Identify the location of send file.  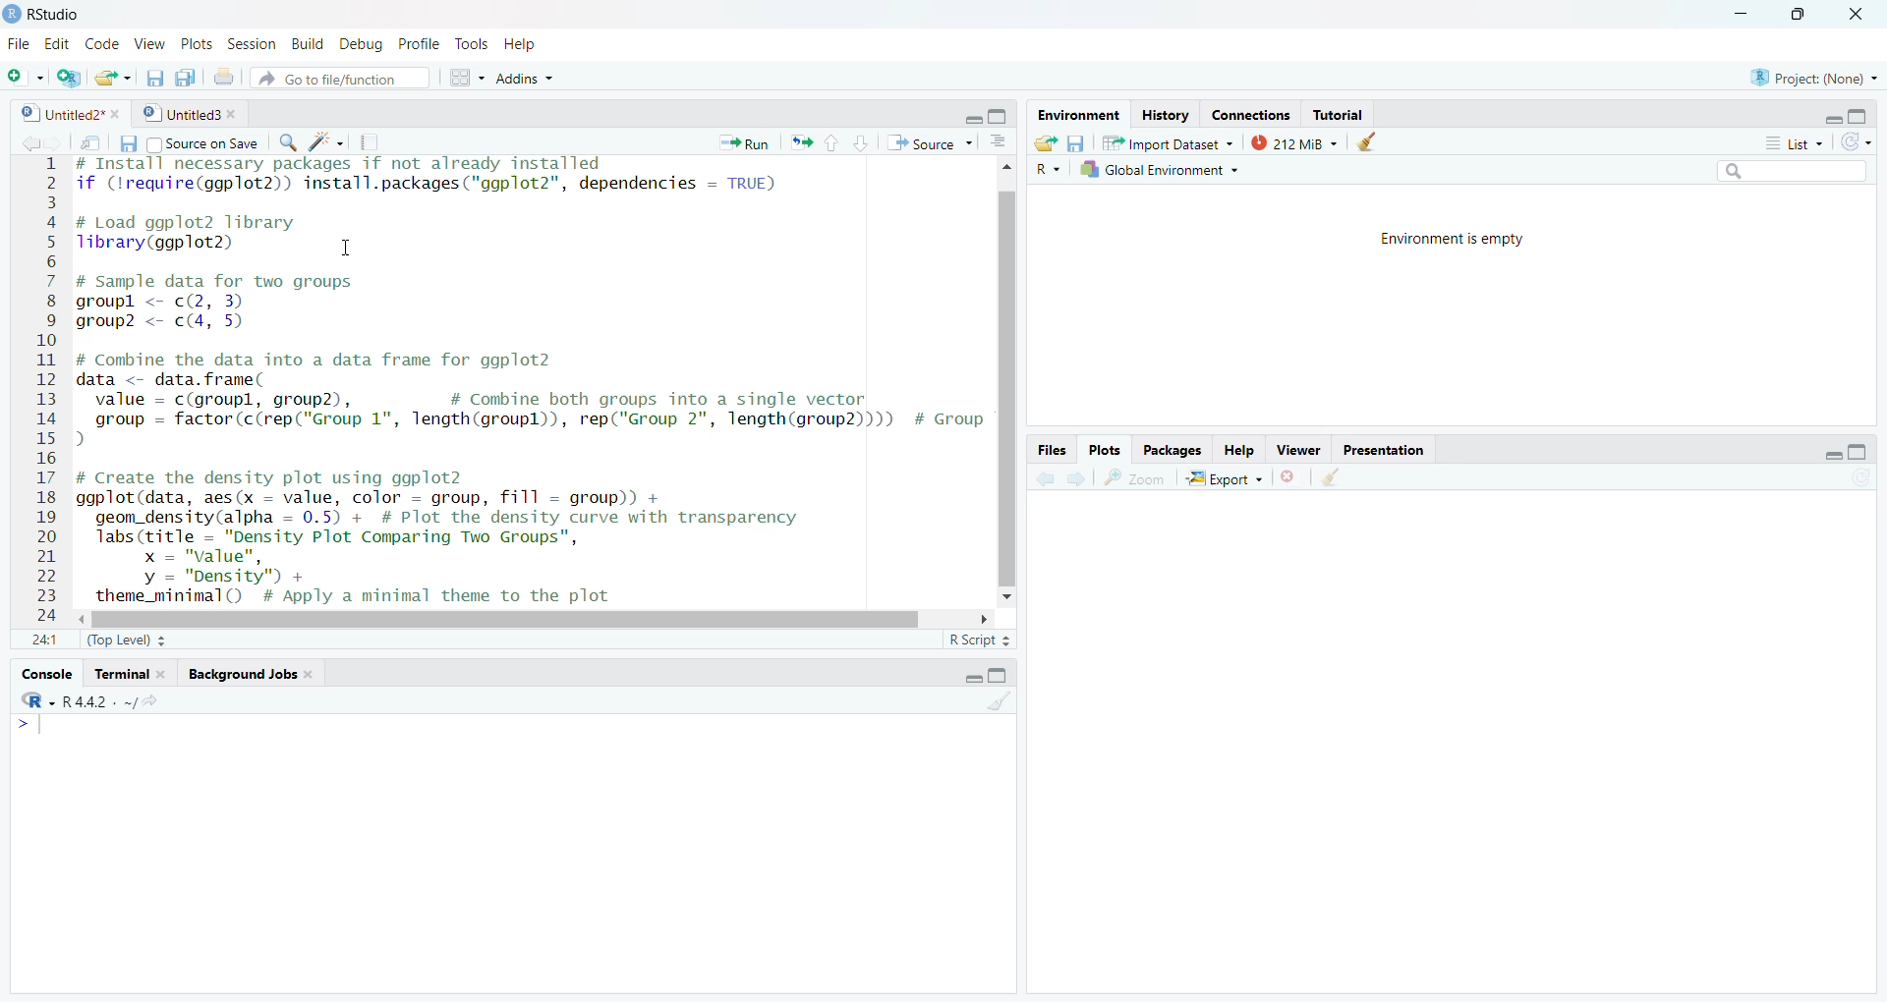
(89, 142).